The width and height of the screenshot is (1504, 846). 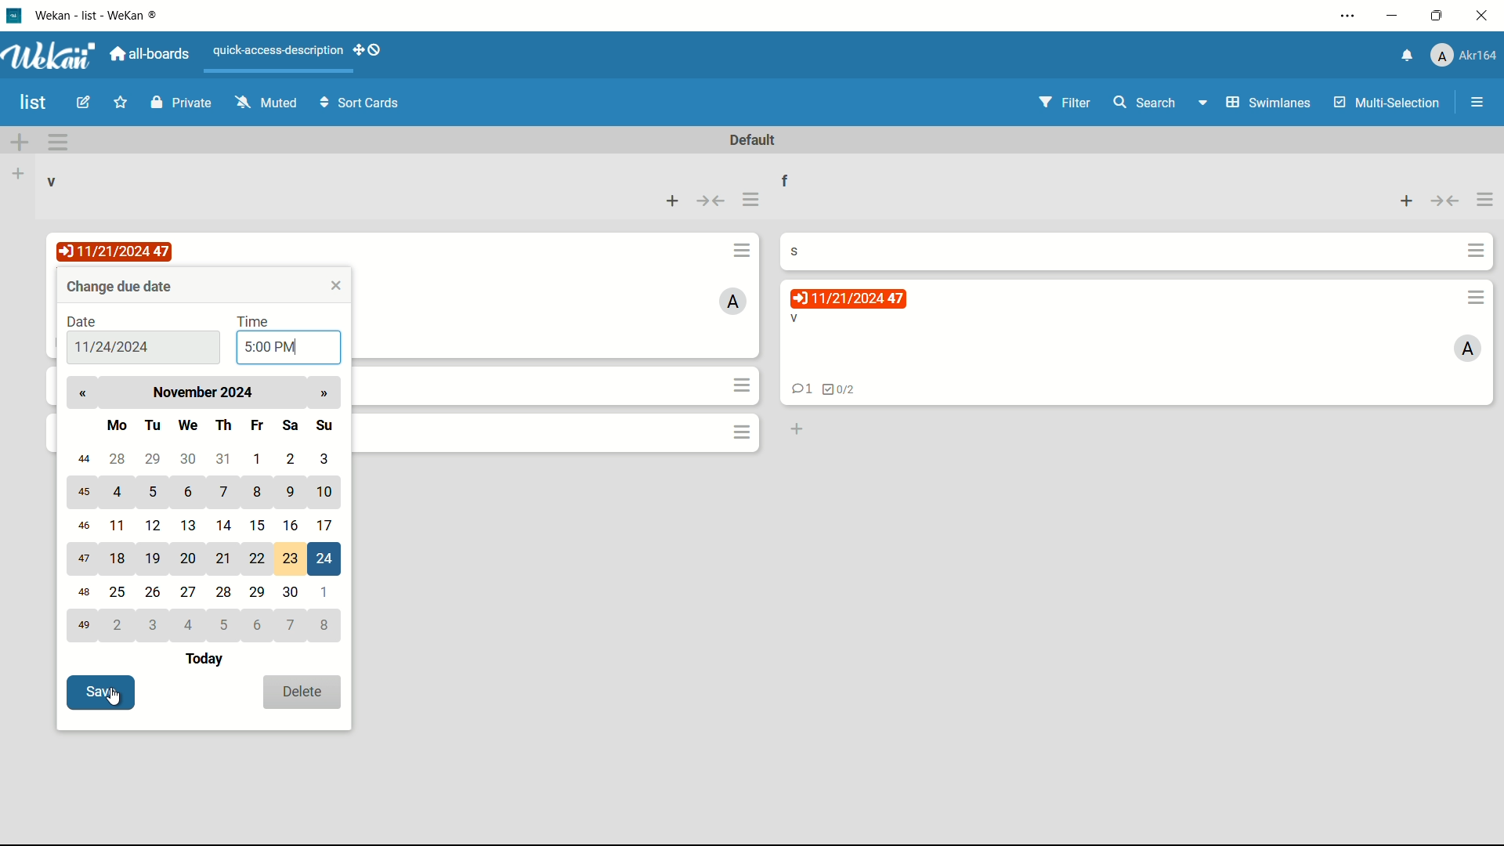 What do you see at coordinates (154, 459) in the screenshot?
I see `29` at bounding box center [154, 459].